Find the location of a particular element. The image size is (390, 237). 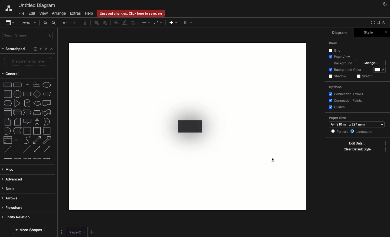

More shapes is located at coordinates (30, 230).